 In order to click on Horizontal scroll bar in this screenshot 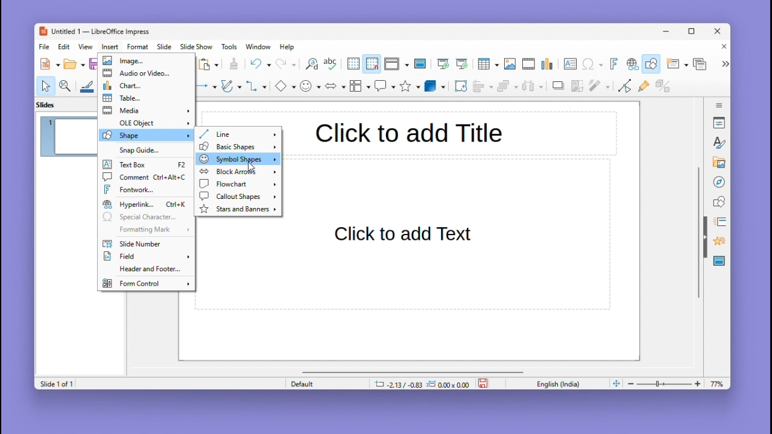, I will do `click(413, 371)`.